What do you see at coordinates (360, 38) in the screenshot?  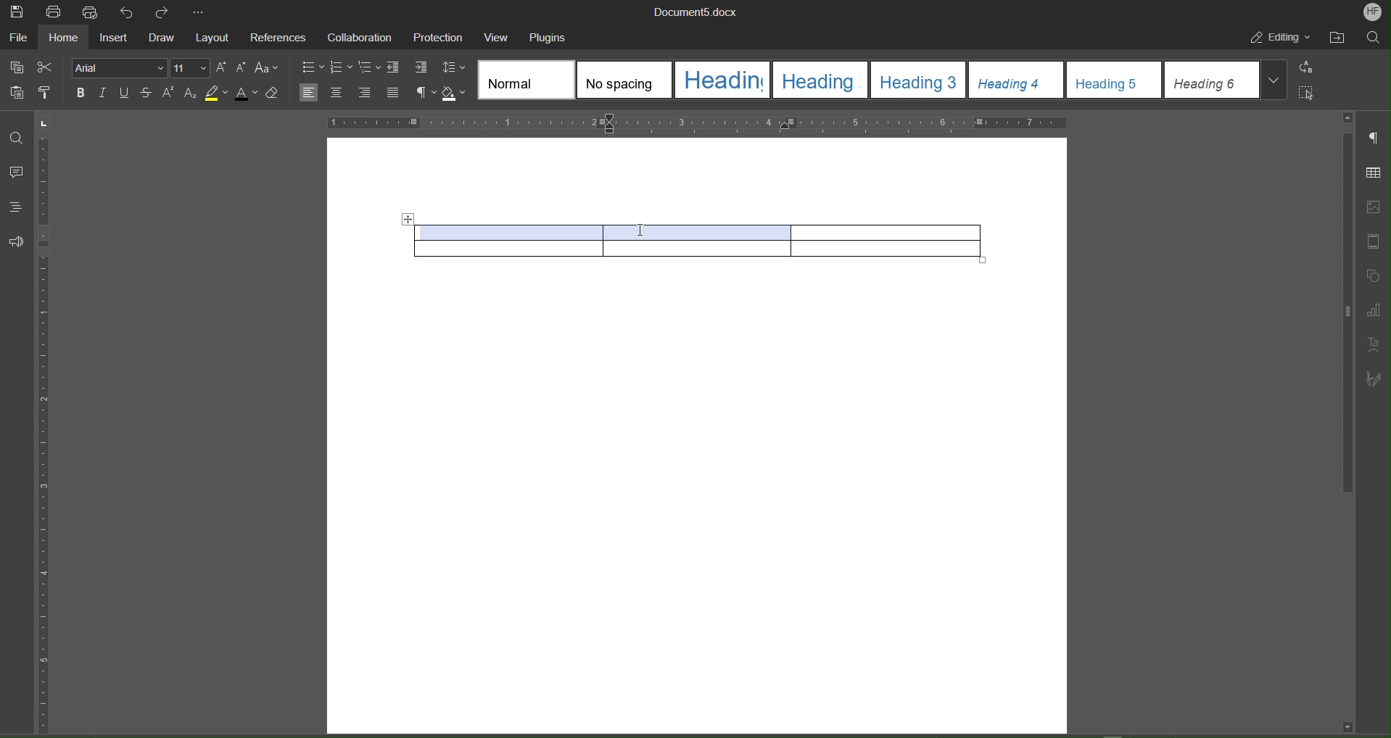 I see `Collaboration` at bounding box center [360, 38].